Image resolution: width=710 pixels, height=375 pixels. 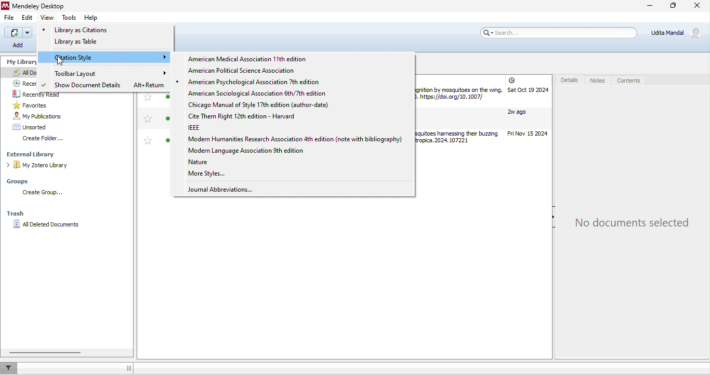 What do you see at coordinates (42, 93) in the screenshot?
I see `recently read` at bounding box center [42, 93].